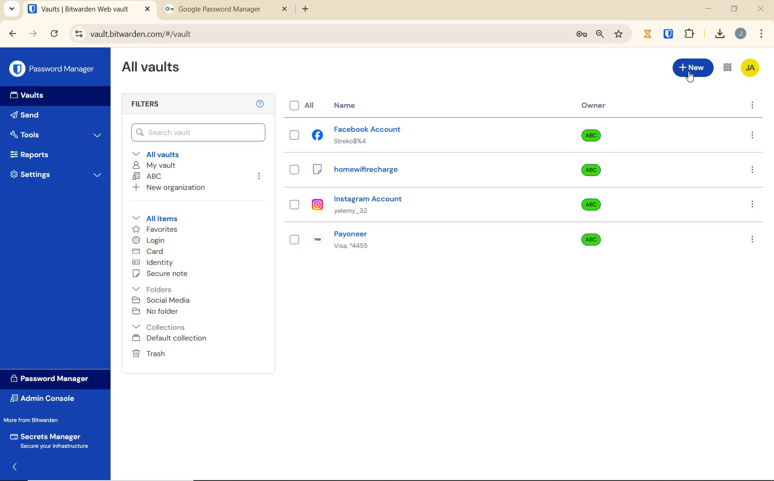 The width and height of the screenshot is (774, 481). I want to click on zoom, so click(599, 34).